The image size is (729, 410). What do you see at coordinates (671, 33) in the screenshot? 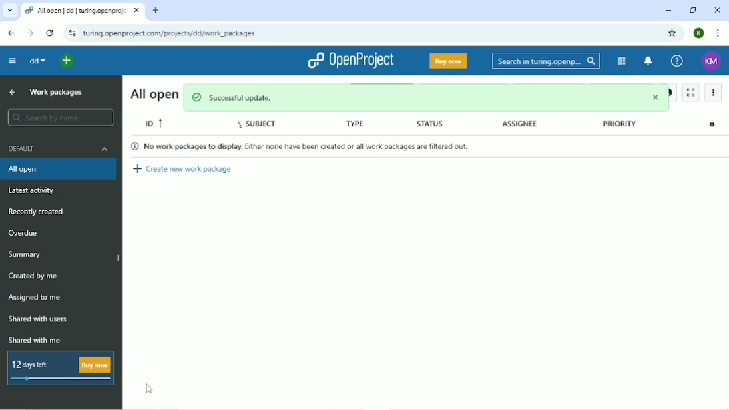
I see `Bookmark this tab` at bounding box center [671, 33].